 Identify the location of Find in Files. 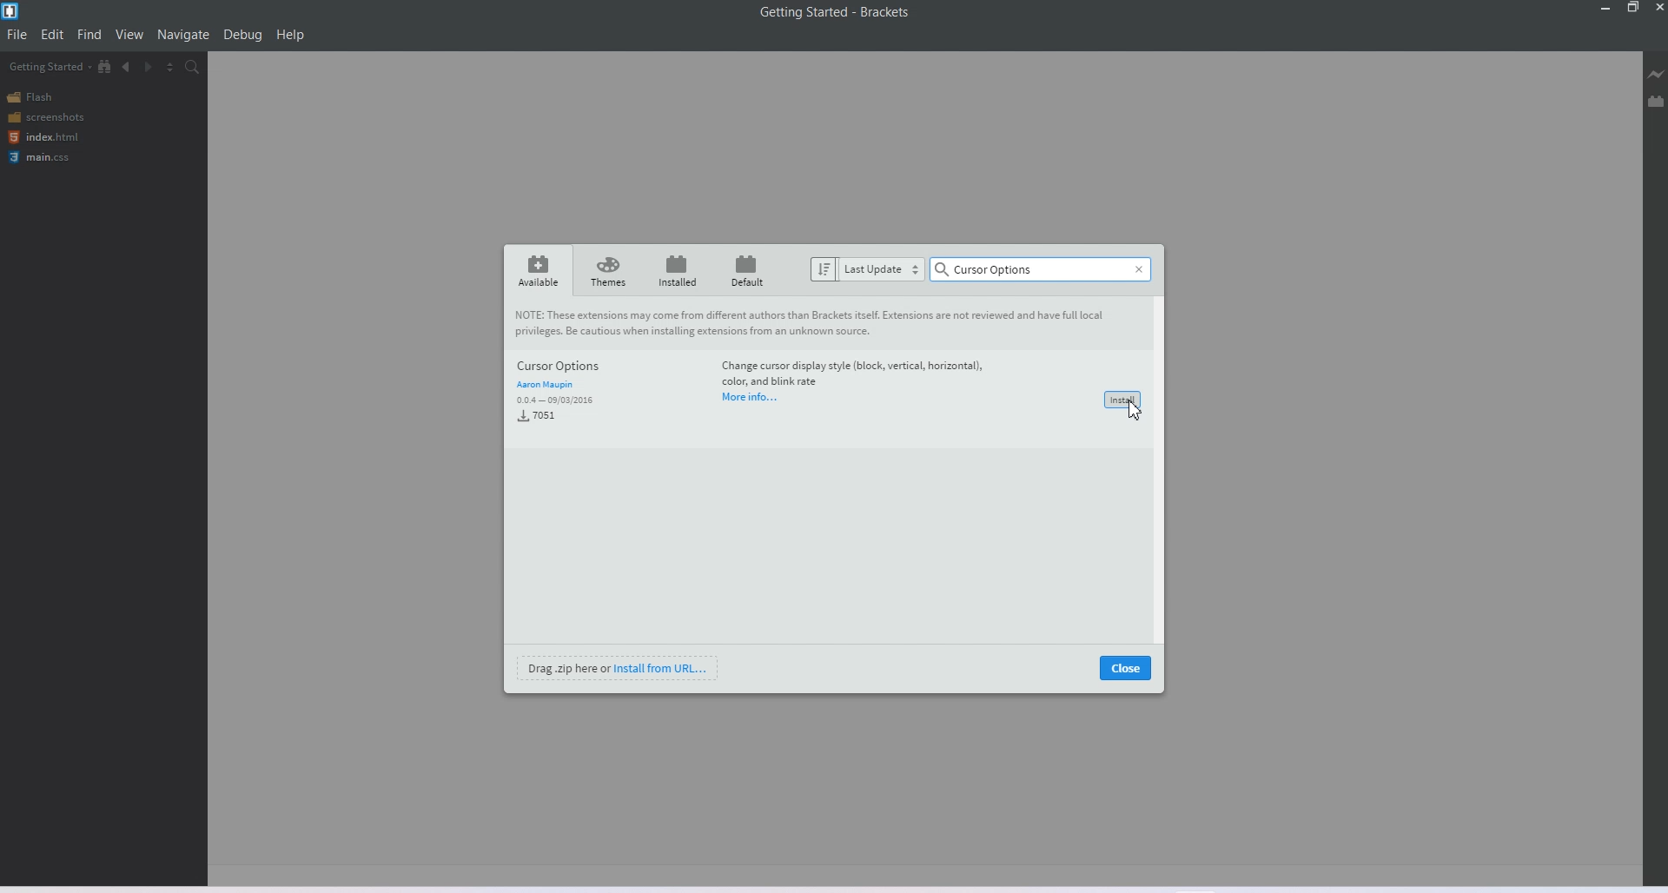
(193, 67).